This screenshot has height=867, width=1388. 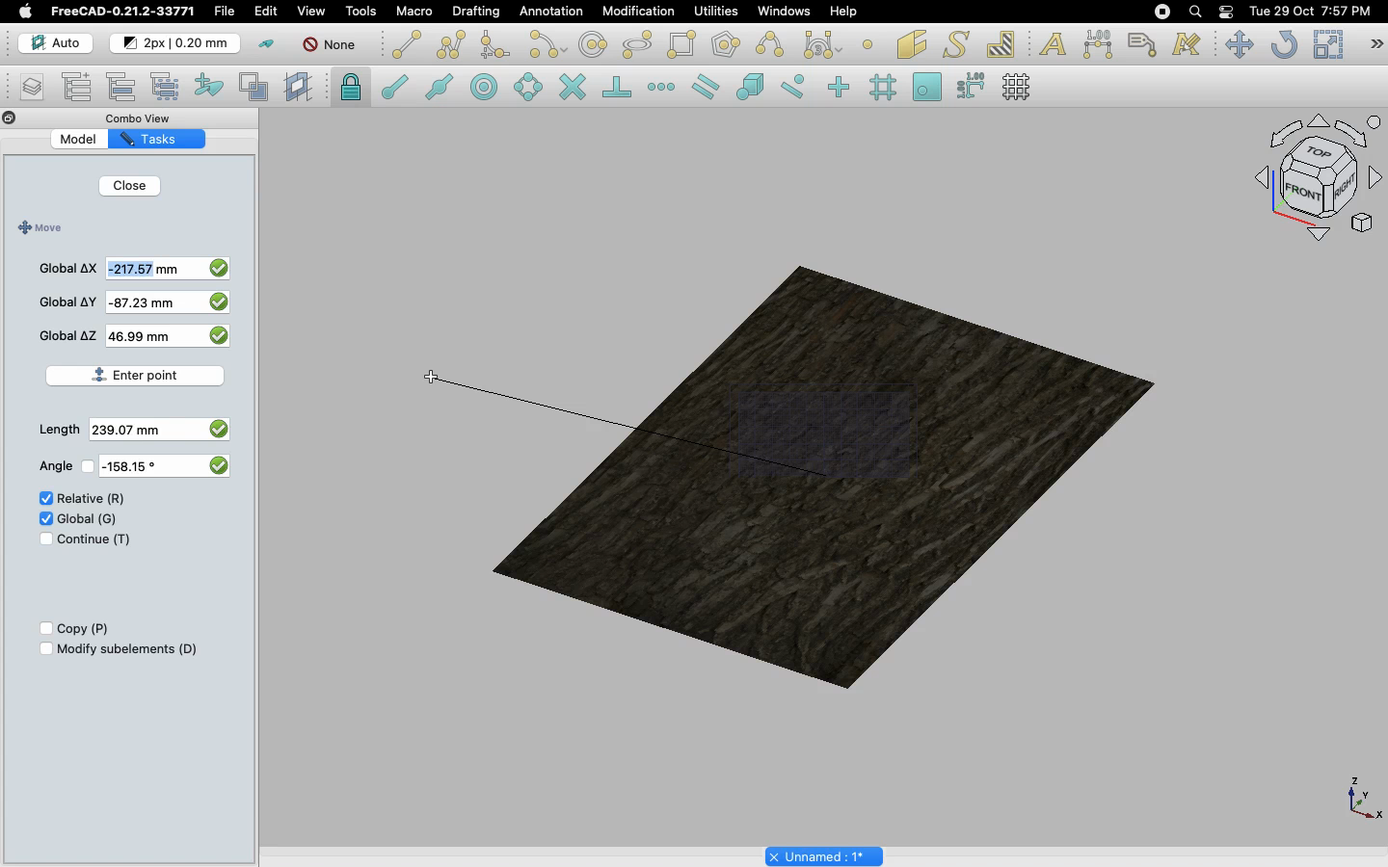 What do you see at coordinates (716, 12) in the screenshot?
I see `Utilities` at bounding box center [716, 12].